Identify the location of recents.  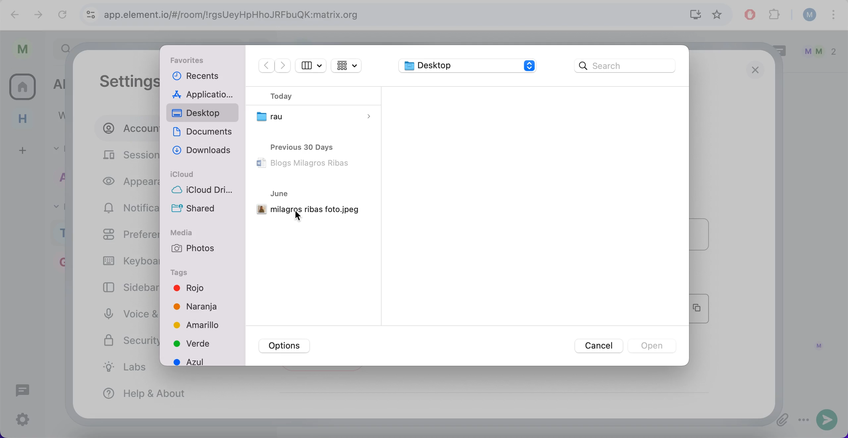
(202, 75).